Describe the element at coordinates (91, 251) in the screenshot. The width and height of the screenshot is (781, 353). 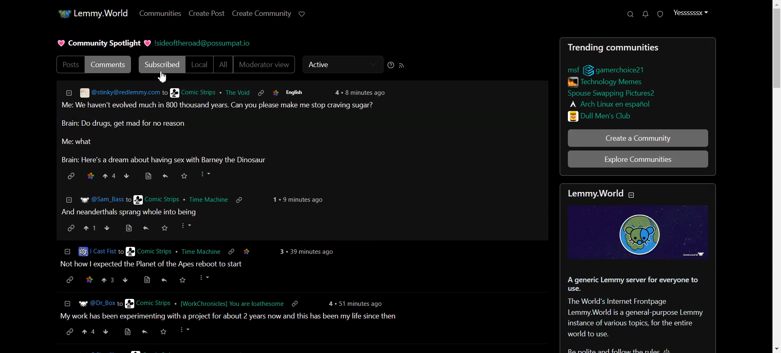
I see `username` at that location.